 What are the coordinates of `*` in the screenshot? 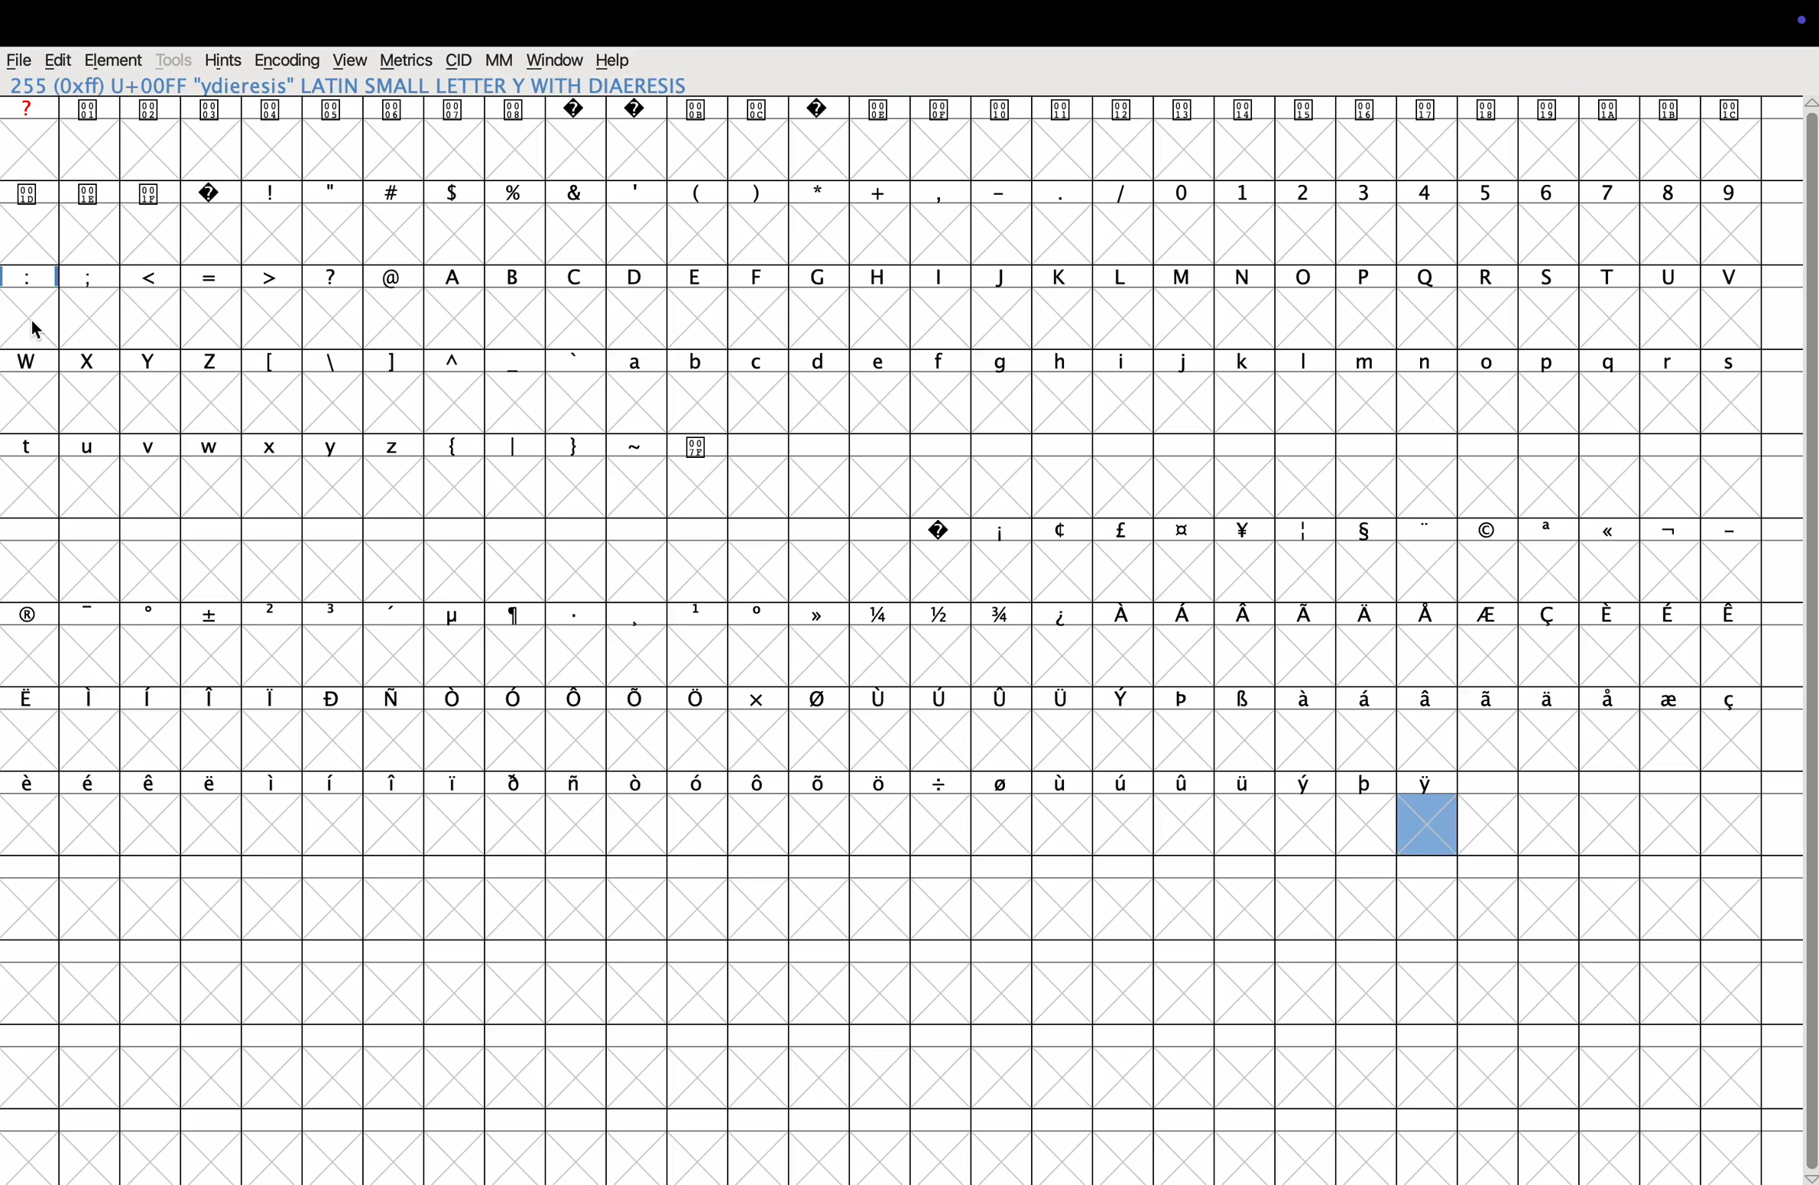 It's located at (822, 222).